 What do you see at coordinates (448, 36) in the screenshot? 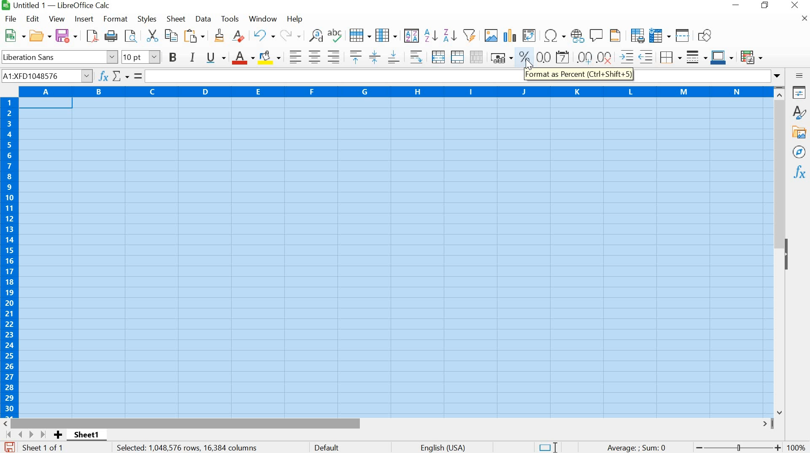
I see `Sort Descending` at bounding box center [448, 36].